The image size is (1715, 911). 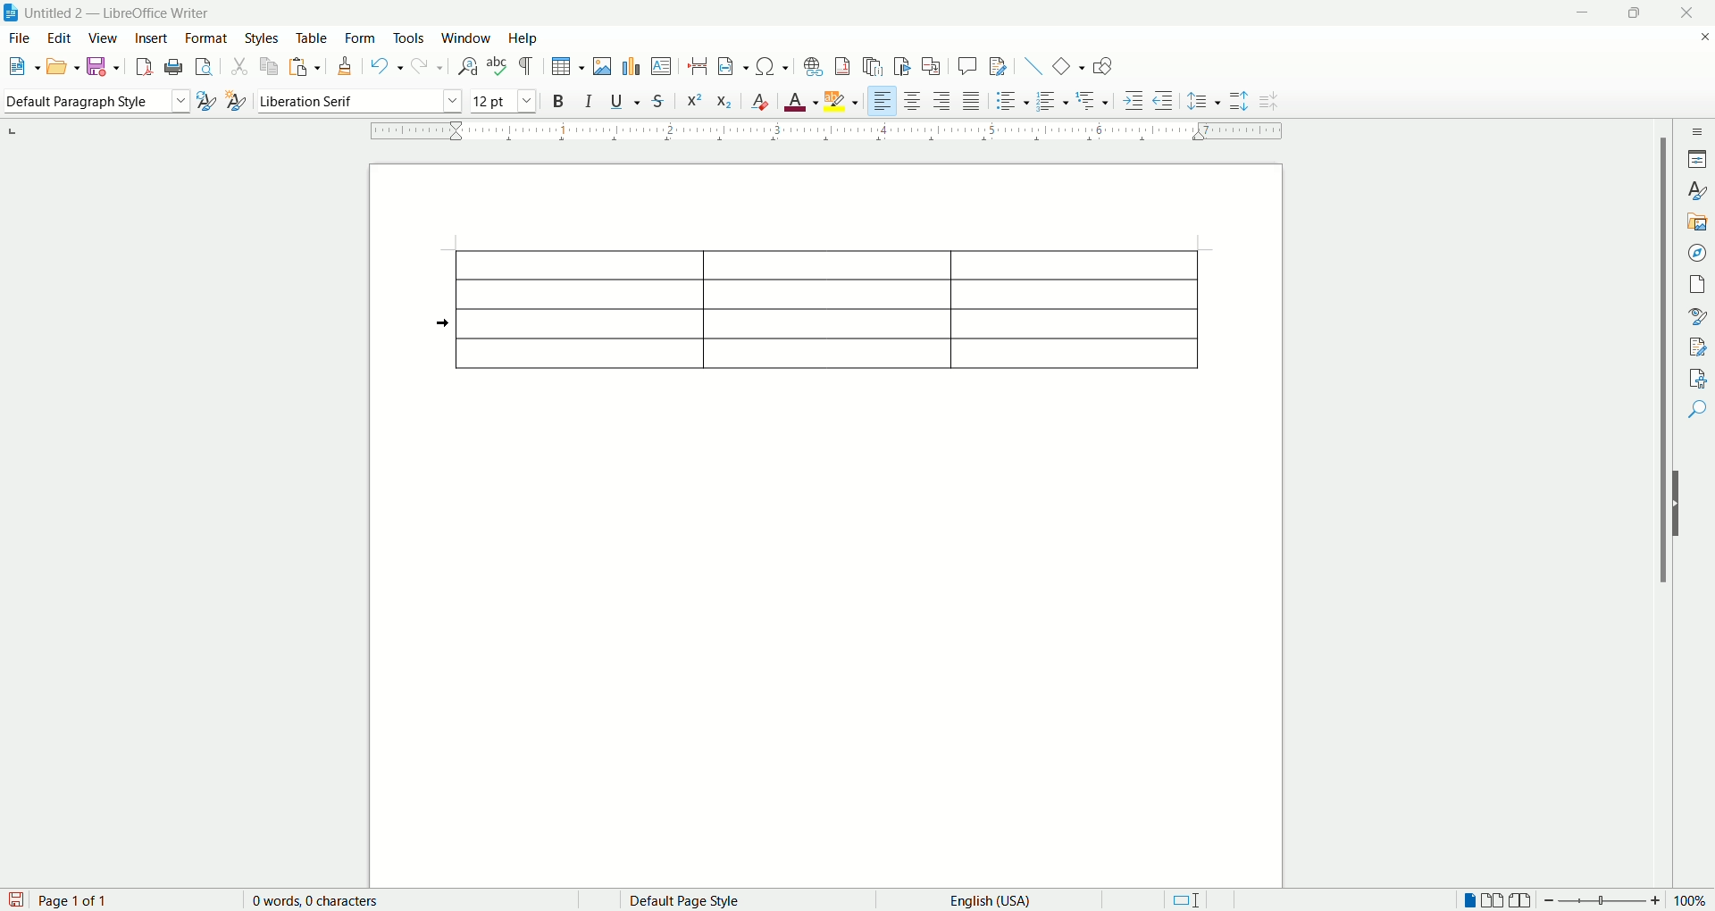 What do you see at coordinates (468, 66) in the screenshot?
I see `find and replace` at bounding box center [468, 66].